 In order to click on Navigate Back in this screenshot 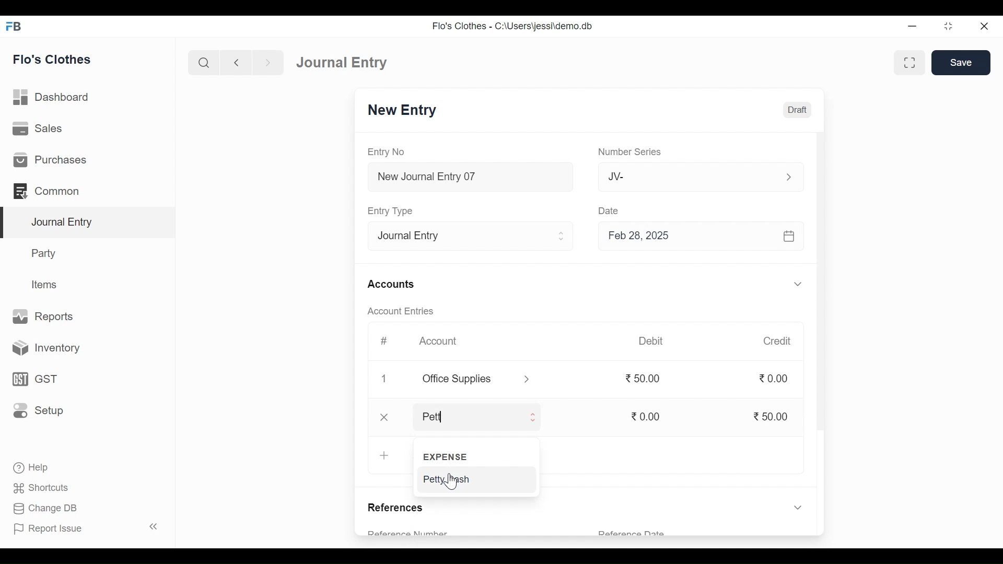, I will do `click(236, 63)`.